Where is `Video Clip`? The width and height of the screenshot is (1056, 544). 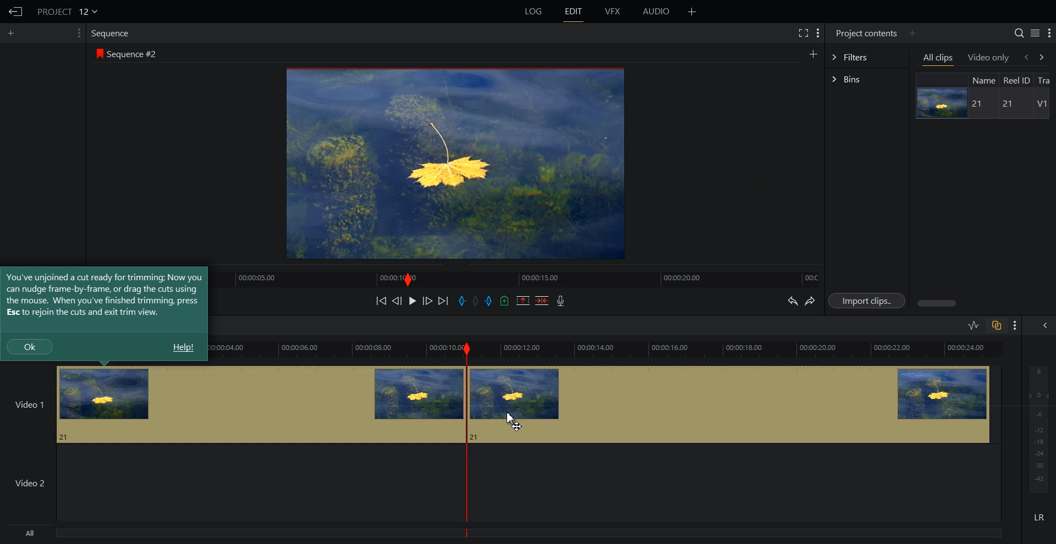
Video Clip is located at coordinates (232, 404).